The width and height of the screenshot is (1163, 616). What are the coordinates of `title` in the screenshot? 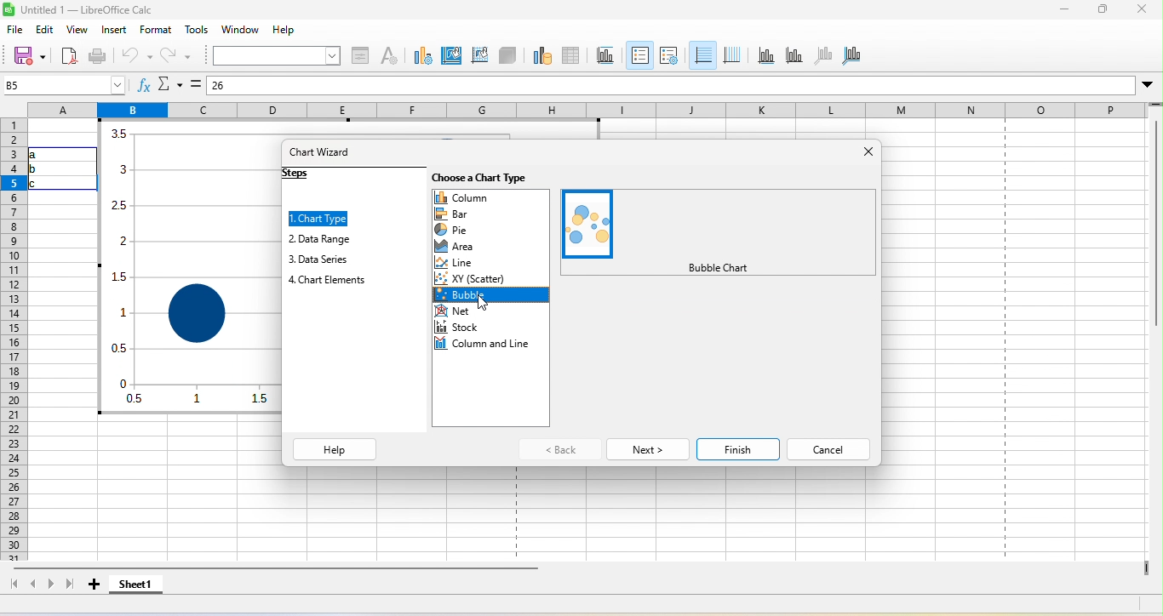 It's located at (82, 10).